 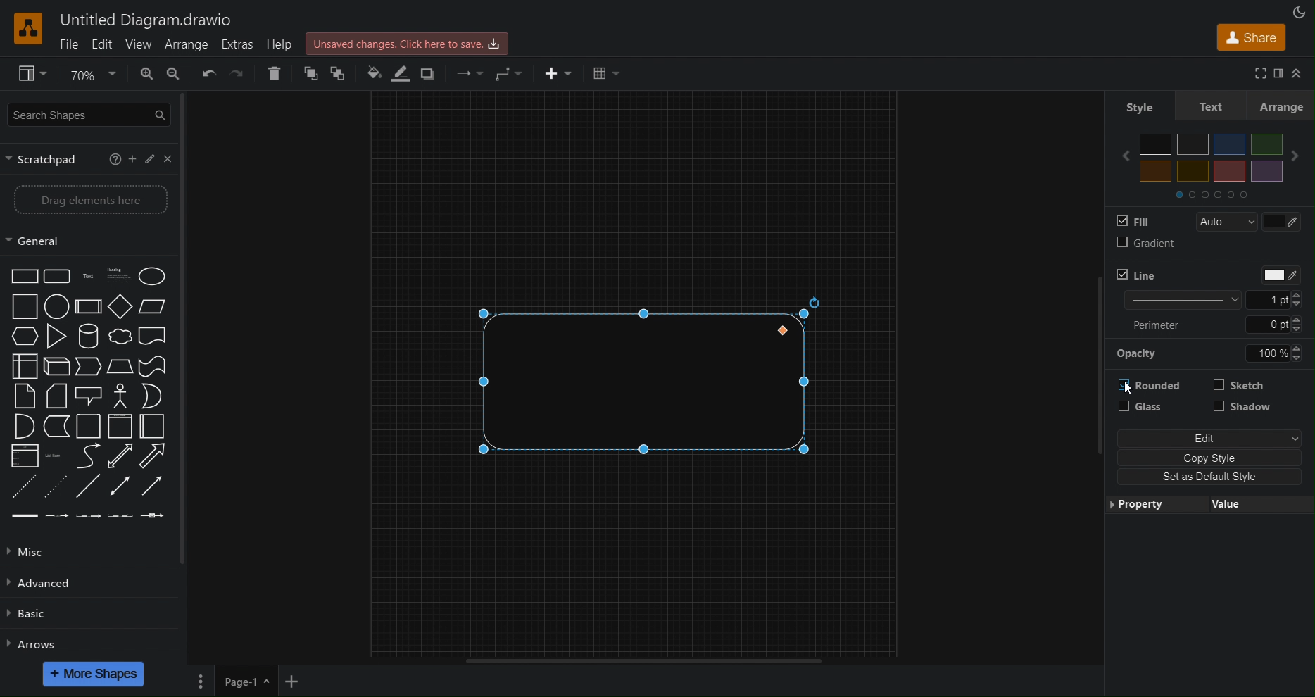 I want to click on Shadow, so click(x=430, y=74).